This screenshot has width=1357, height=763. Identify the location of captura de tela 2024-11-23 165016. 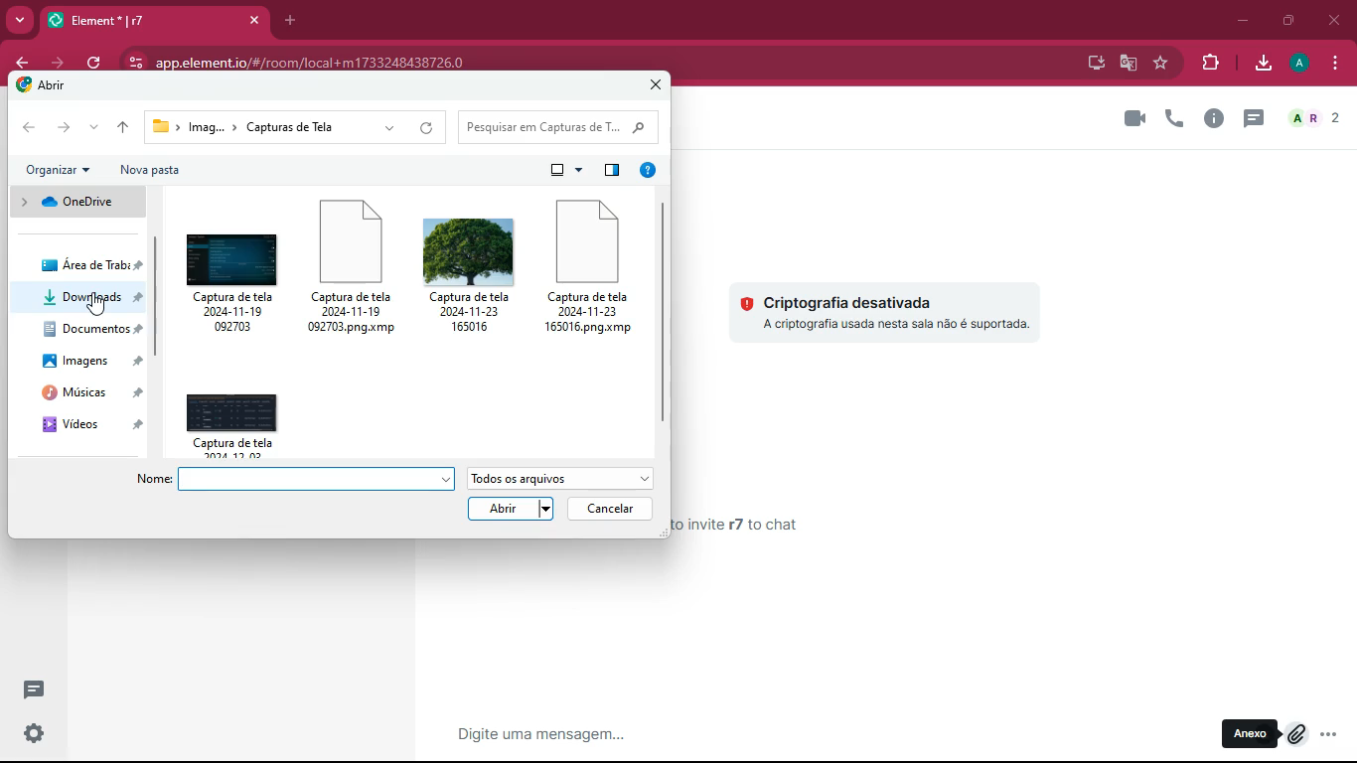
(474, 267).